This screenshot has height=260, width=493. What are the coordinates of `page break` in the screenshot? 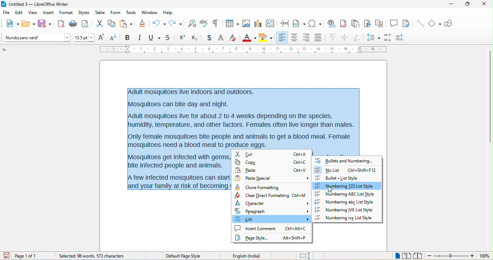 It's located at (286, 24).